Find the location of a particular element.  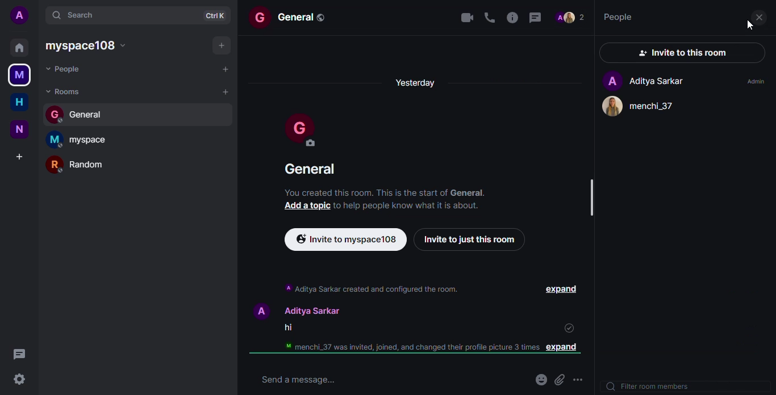

to help people know what it is about. is located at coordinates (414, 207).